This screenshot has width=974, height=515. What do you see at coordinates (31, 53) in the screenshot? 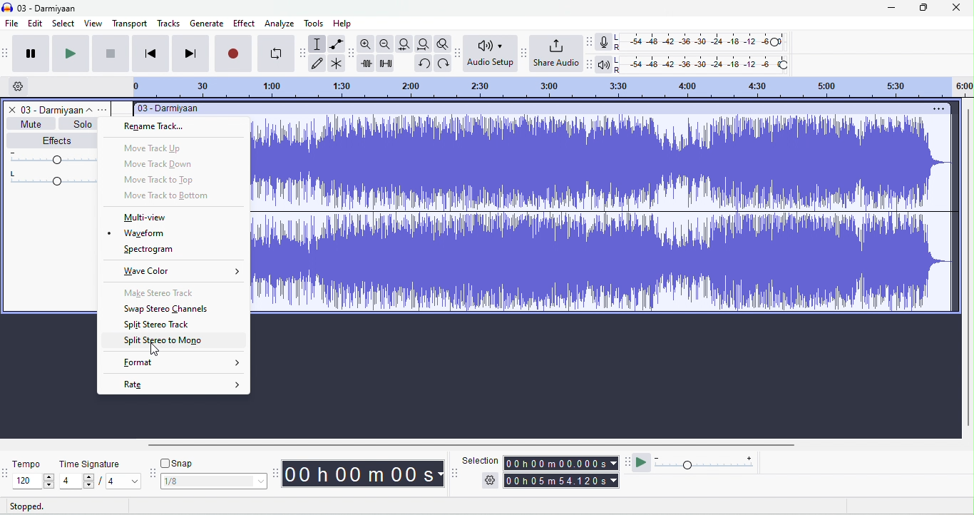
I see `pause` at bounding box center [31, 53].